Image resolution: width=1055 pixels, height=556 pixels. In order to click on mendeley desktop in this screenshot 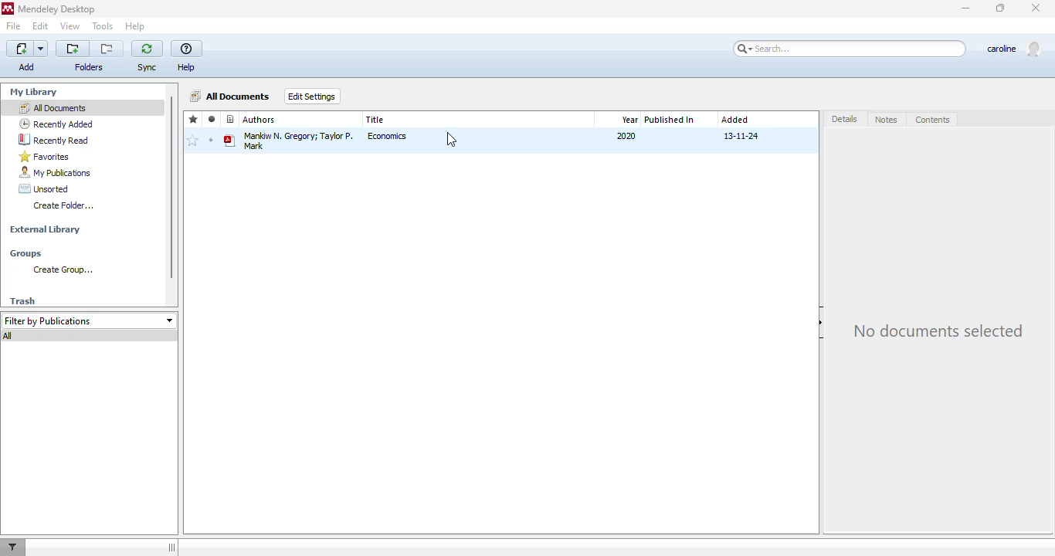, I will do `click(58, 8)`.